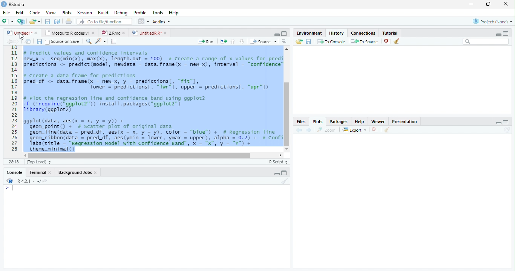 Image resolution: width=515 pixels, height=271 pixels. I want to click on Minimize, so click(472, 4).